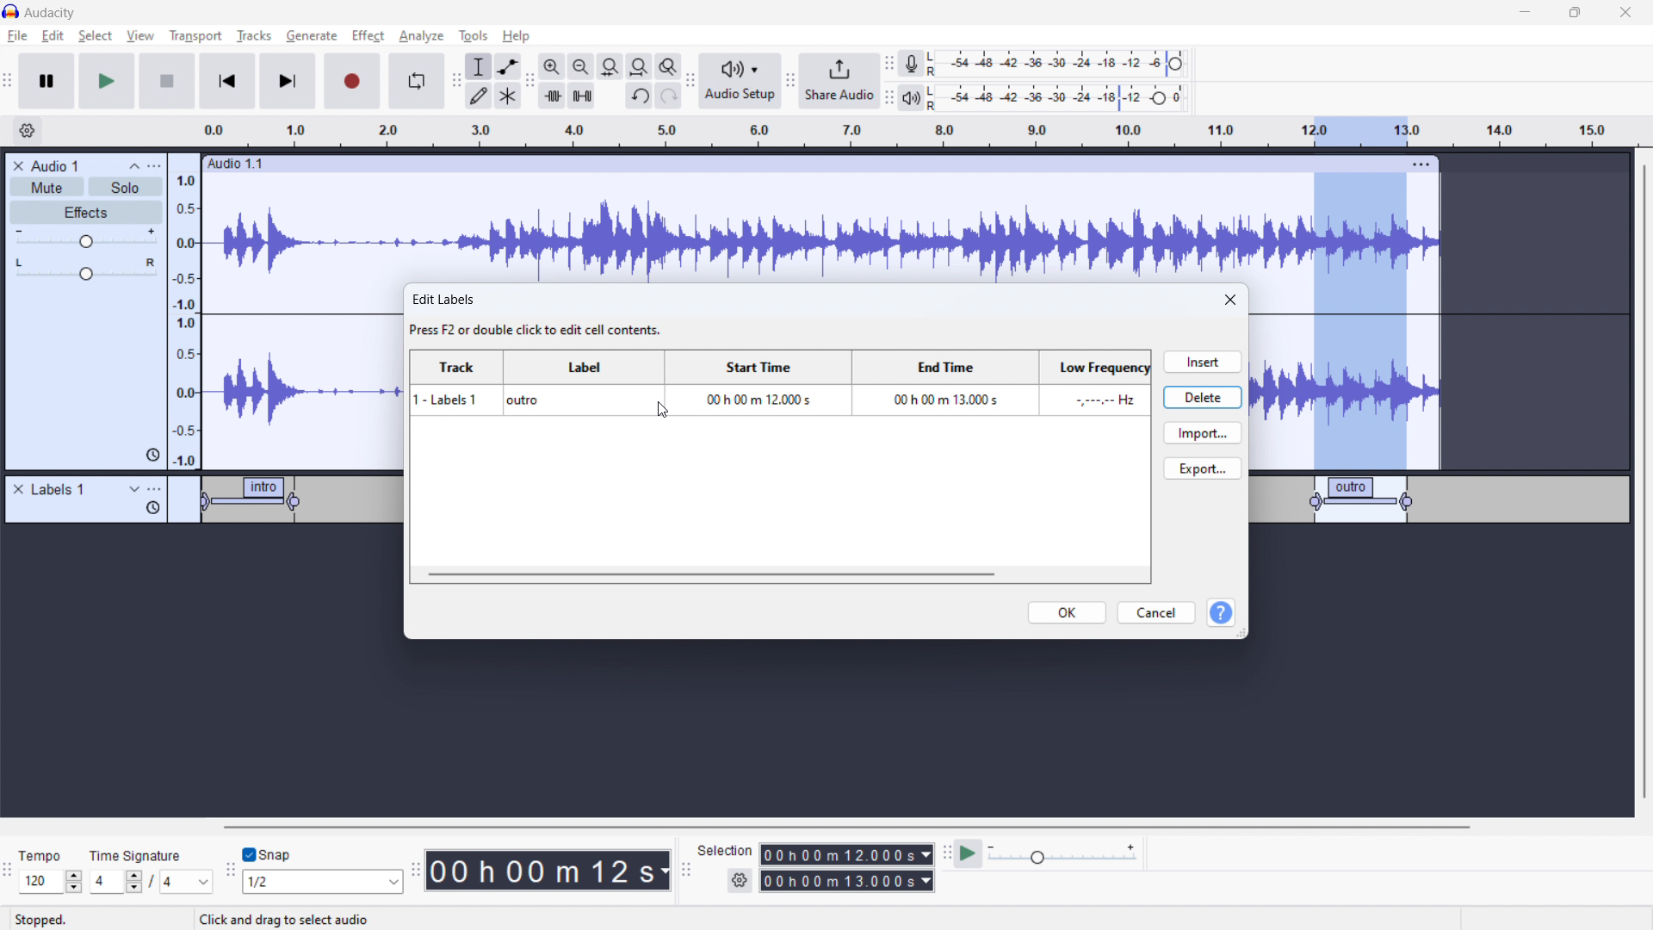  What do you see at coordinates (18, 36) in the screenshot?
I see `file` at bounding box center [18, 36].